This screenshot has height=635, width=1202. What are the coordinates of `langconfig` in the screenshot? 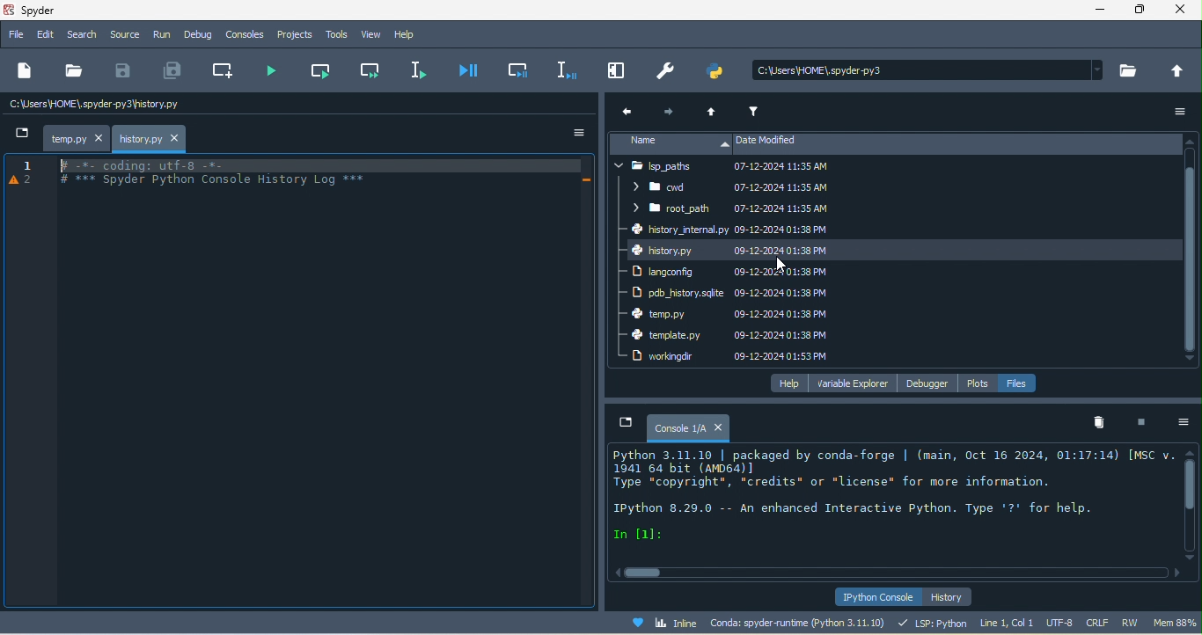 It's located at (673, 274).